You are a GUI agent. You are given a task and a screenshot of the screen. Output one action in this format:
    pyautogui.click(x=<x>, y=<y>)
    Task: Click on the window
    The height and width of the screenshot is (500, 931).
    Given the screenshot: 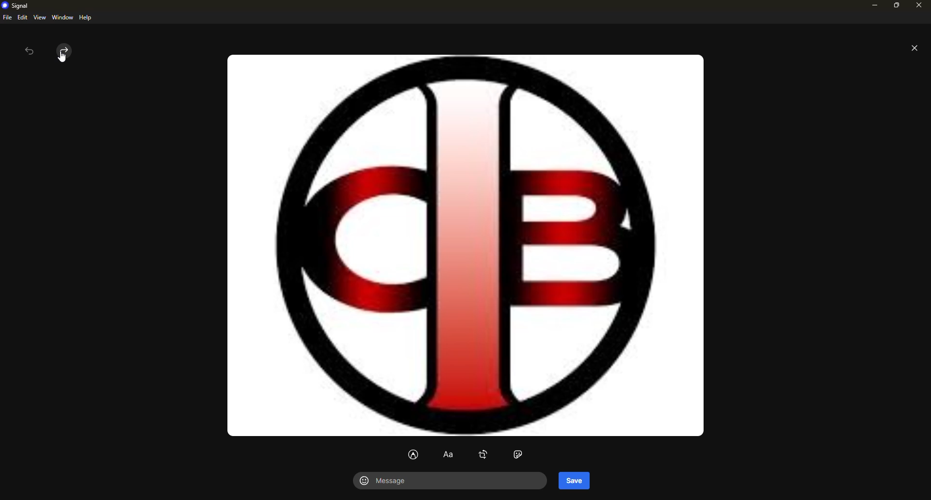 What is the action you would take?
    pyautogui.click(x=63, y=17)
    